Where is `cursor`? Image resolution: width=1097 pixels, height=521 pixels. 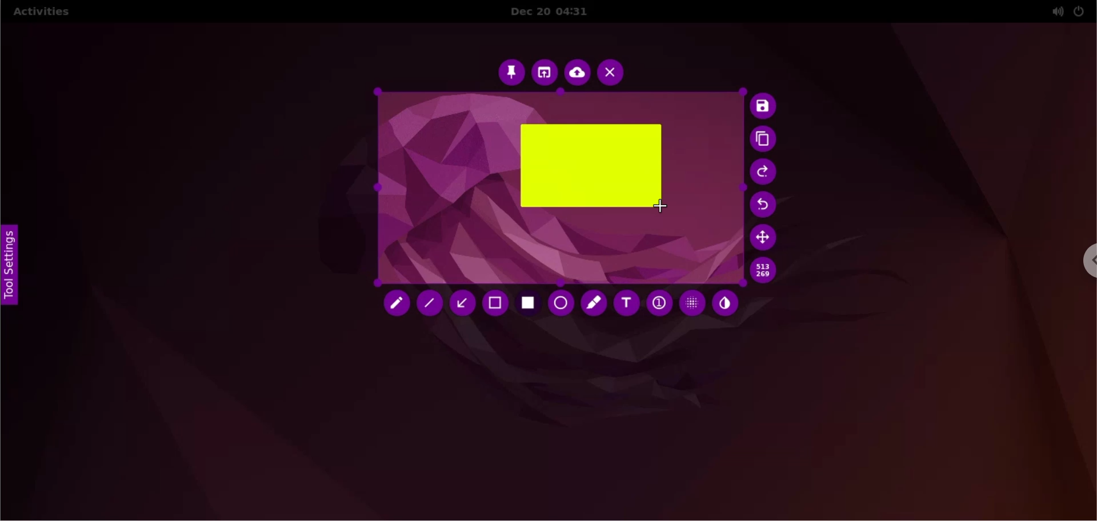
cursor is located at coordinates (664, 207).